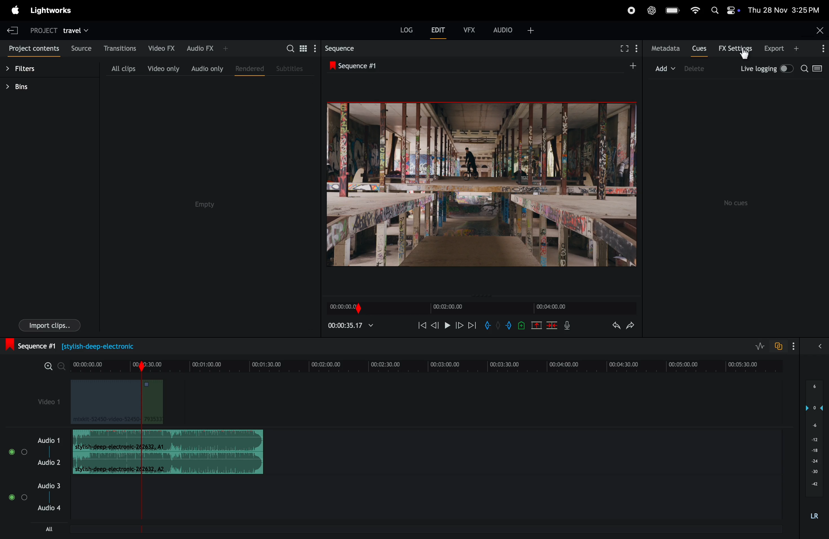 The height and width of the screenshot is (539, 829). What do you see at coordinates (86, 345) in the screenshot?
I see `sequence 1` at bounding box center [86, 345].